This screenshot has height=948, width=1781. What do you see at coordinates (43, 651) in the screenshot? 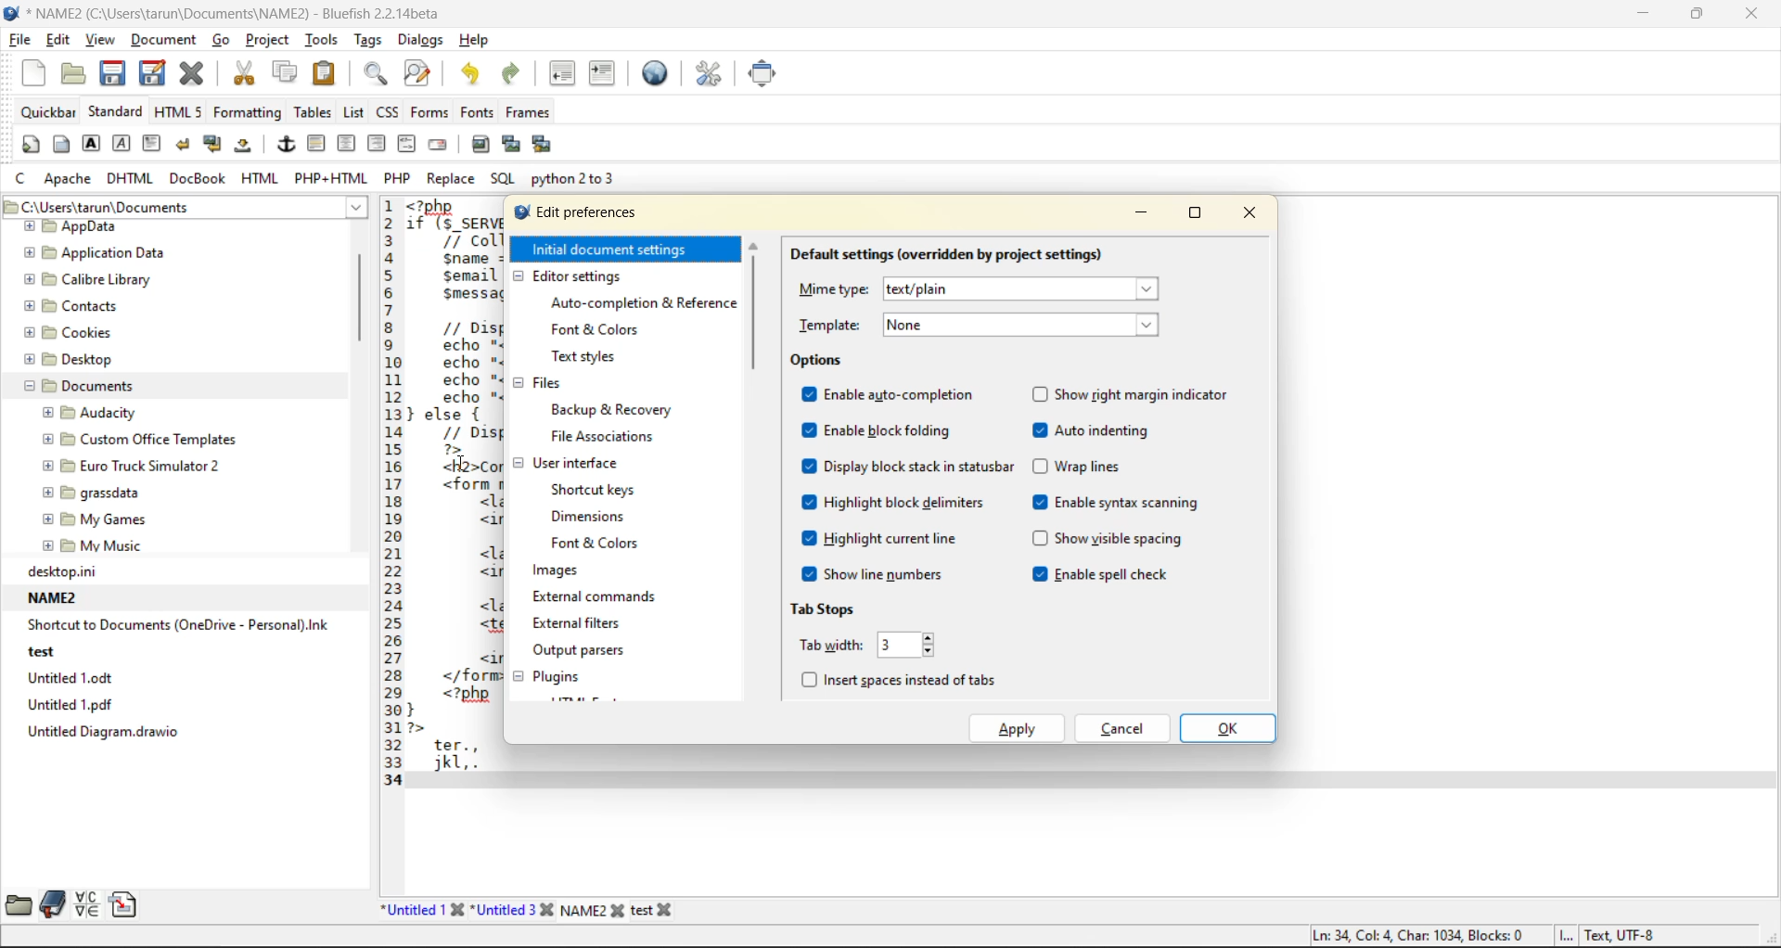
I see `test` at bounding box center [43, 651].